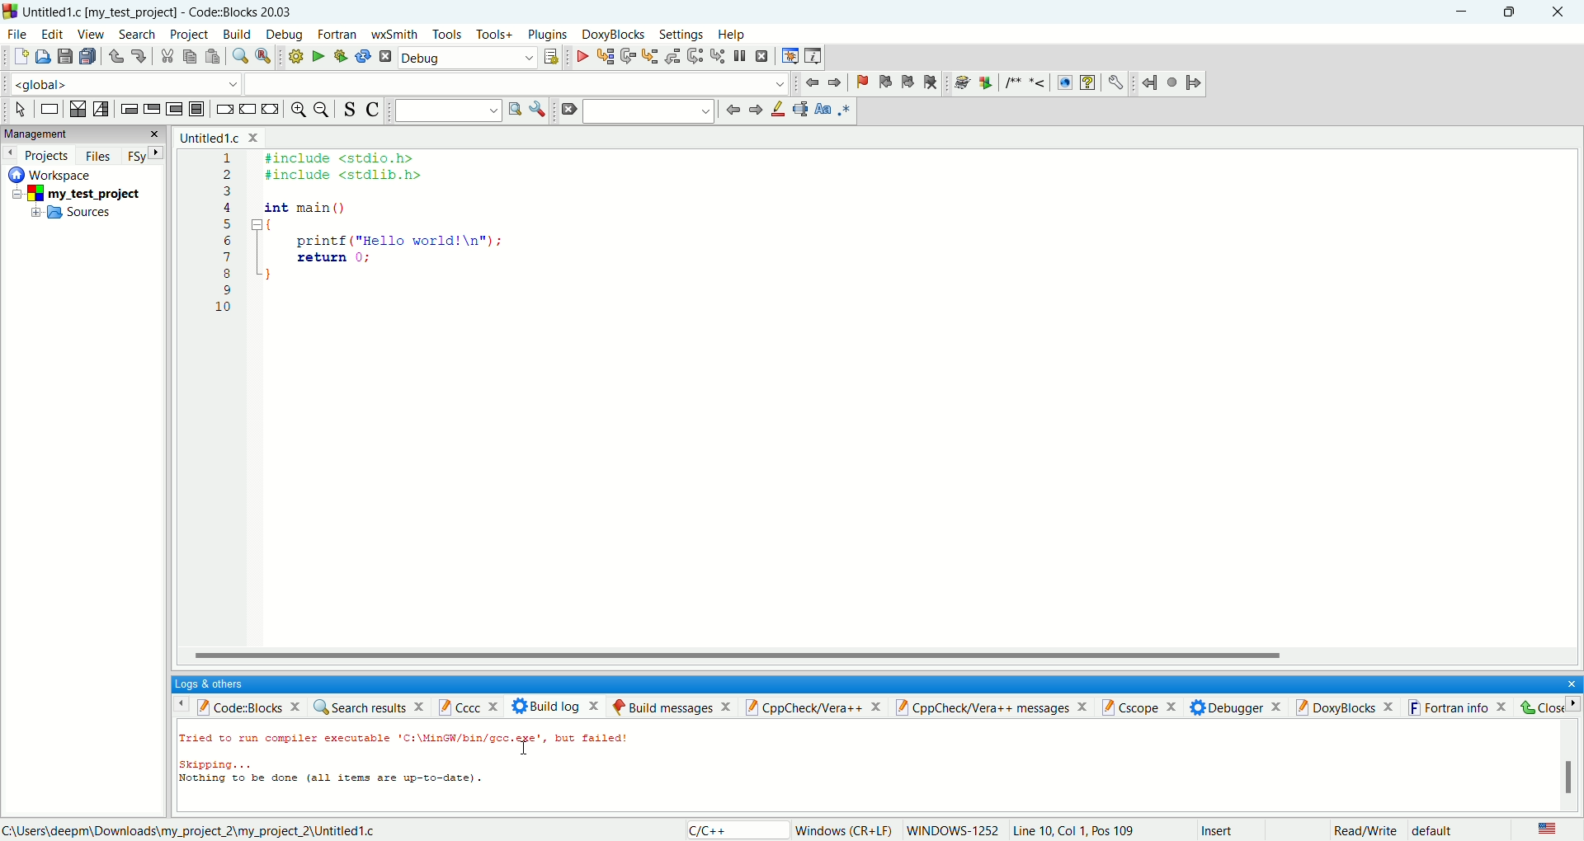 Image resolution: width=1584 pixels, height=841 pixels. Describe the element at coordinates (177, 110) in the screenshot. I see `counting loop` at that location.